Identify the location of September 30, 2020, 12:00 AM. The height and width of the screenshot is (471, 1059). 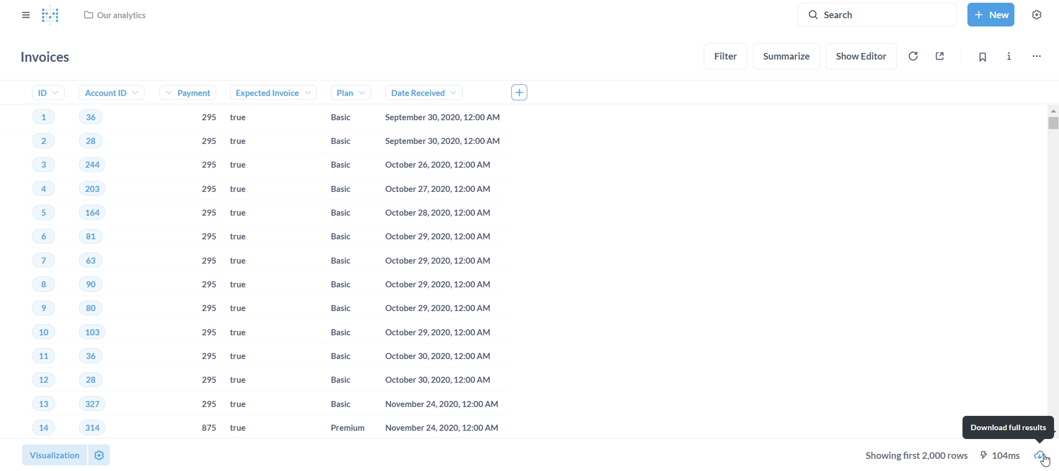
(446, 118).